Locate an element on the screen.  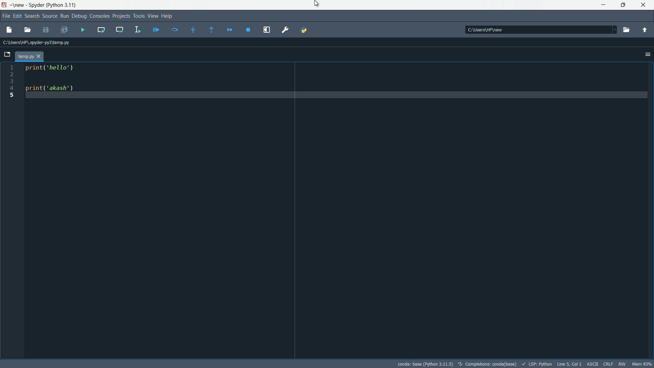
file eol status is located at coordinates (608, 364).